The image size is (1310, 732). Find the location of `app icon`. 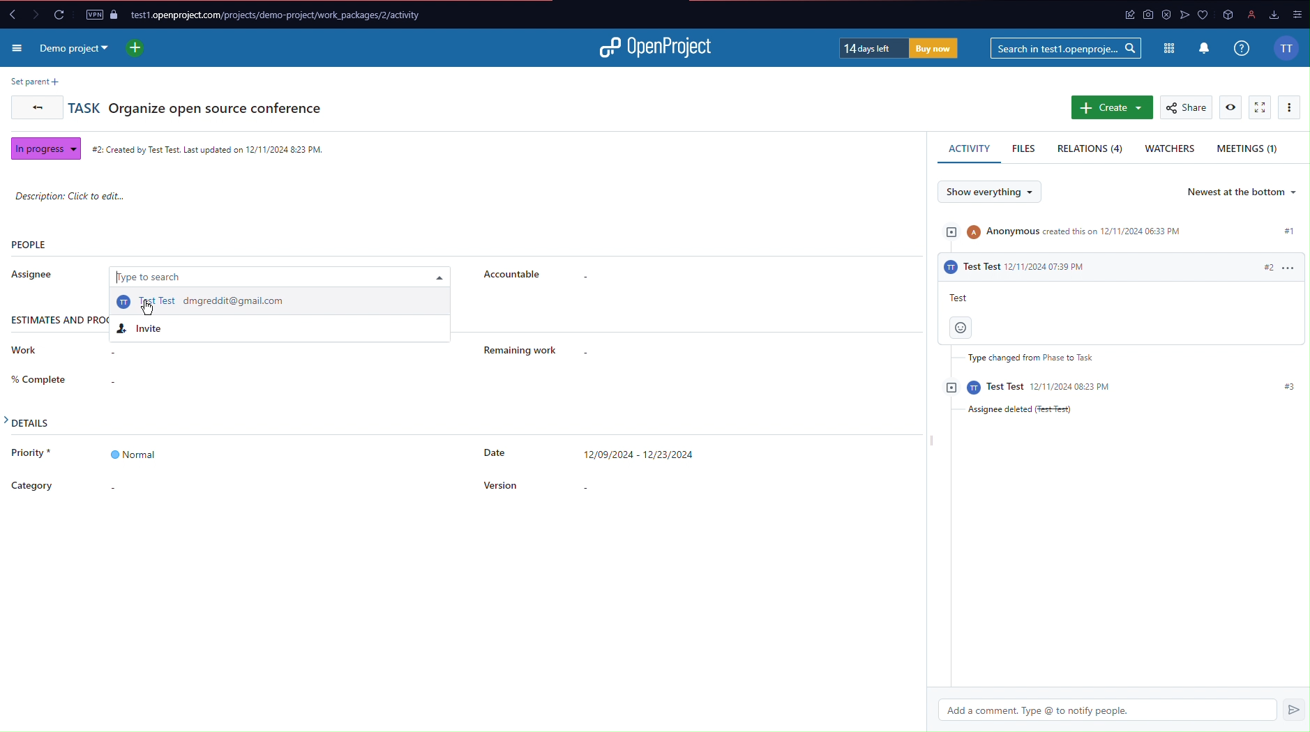

app icon is located at coordinates (1120, 17).